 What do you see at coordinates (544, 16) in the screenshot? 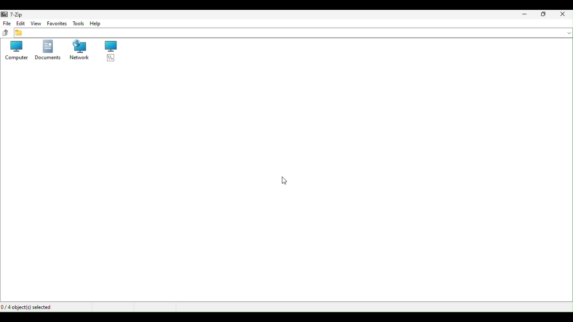
I see `Restore` at bounding box center [544, 16].